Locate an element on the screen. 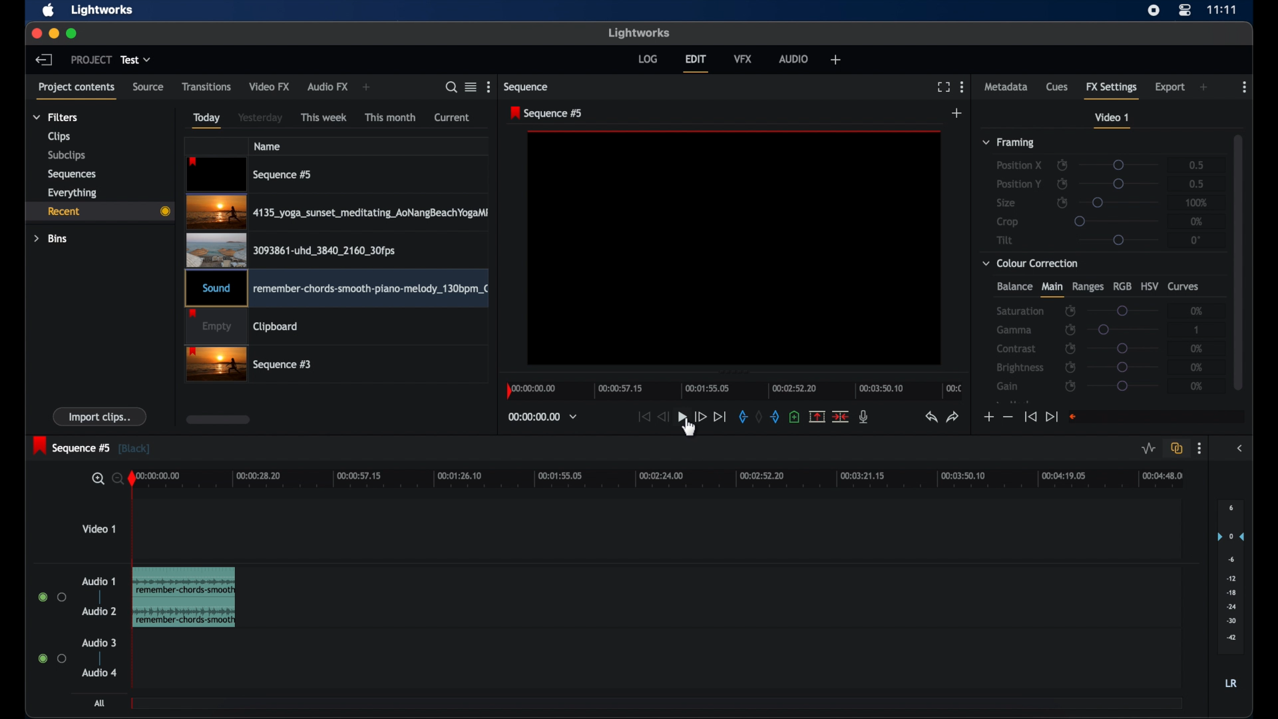  brightness is located at coordinates (1021, 367).